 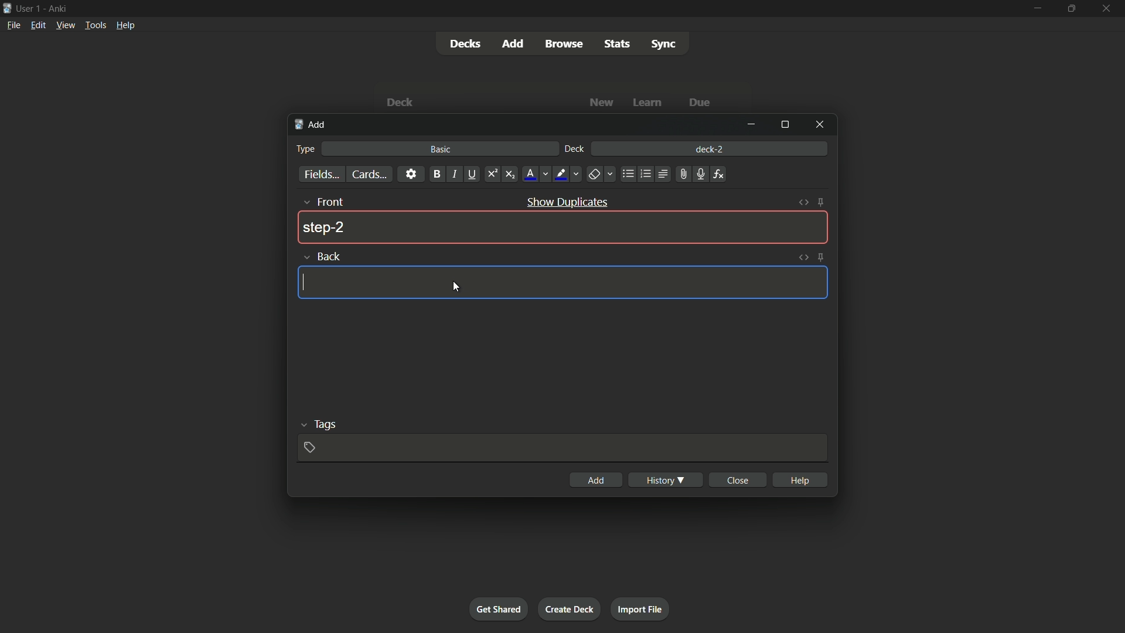 What do you see at coordinates (664, 173) in the screenshot?
I see `alignment` at bounding box center [664, 173].